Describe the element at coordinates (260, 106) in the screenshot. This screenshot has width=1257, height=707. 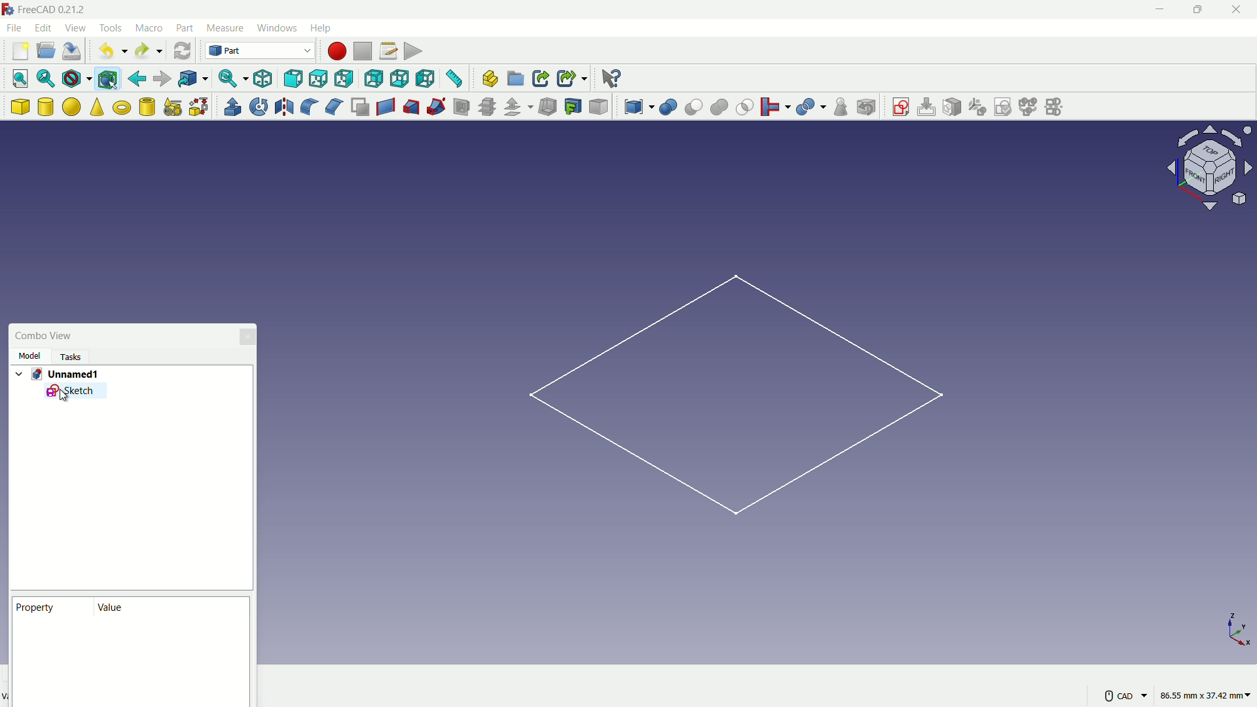
I see `rotate` at that location.